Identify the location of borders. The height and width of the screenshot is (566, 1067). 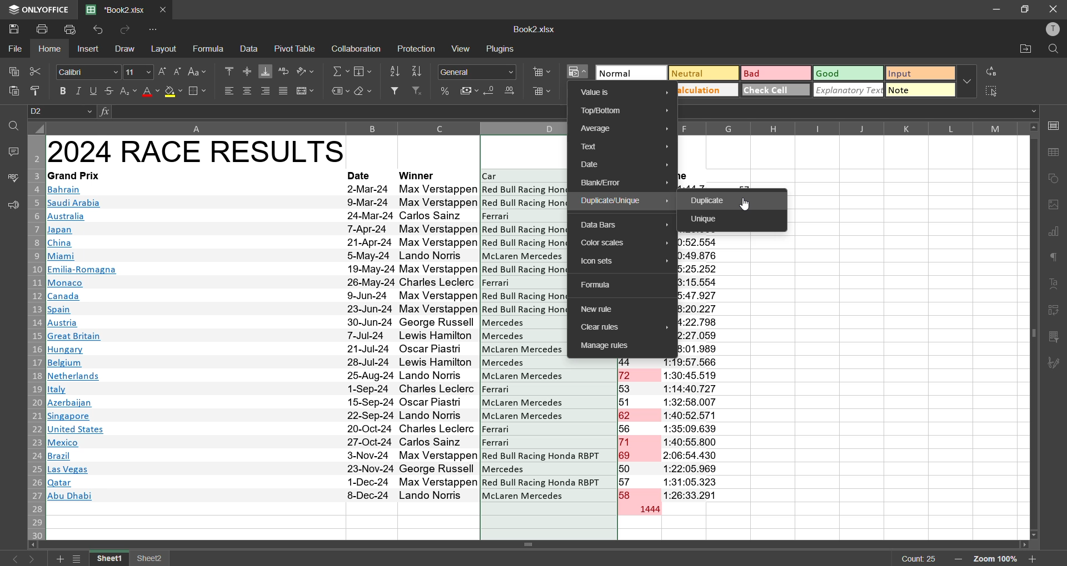
(197, 92).